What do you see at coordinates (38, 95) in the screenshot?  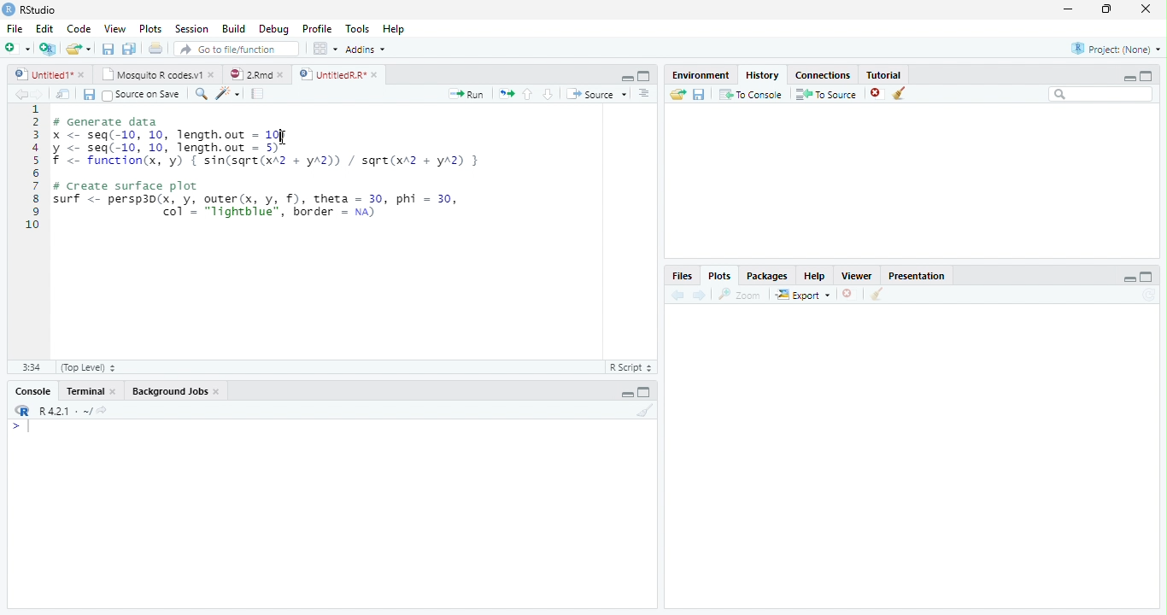 I see `Go forward to next source location` at bounding box center [38, 95].